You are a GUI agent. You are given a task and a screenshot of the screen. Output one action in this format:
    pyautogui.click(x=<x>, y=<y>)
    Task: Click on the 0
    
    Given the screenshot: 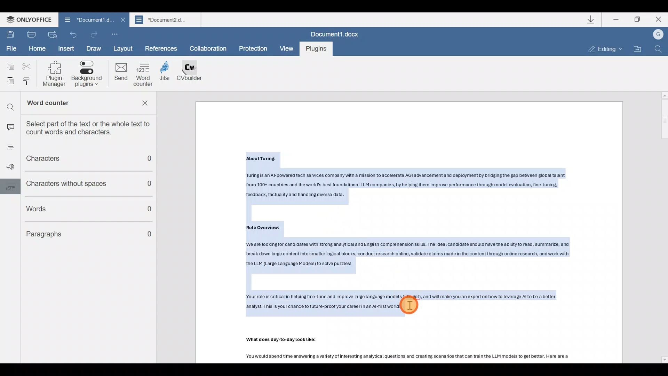 What is the action you would take?
    pyautogui.click(x=150, y=210)
    